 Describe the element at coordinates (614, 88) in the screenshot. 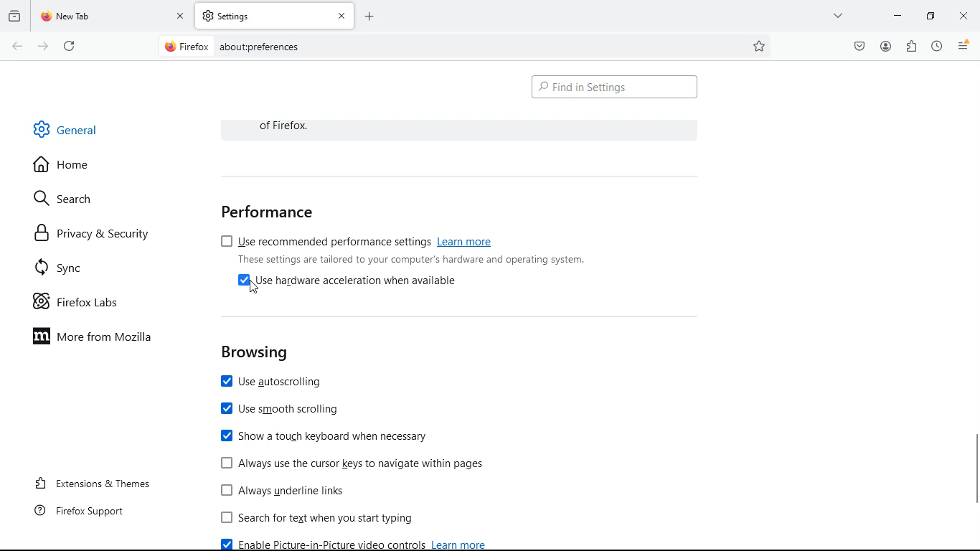

I see `find in settings` at that location.